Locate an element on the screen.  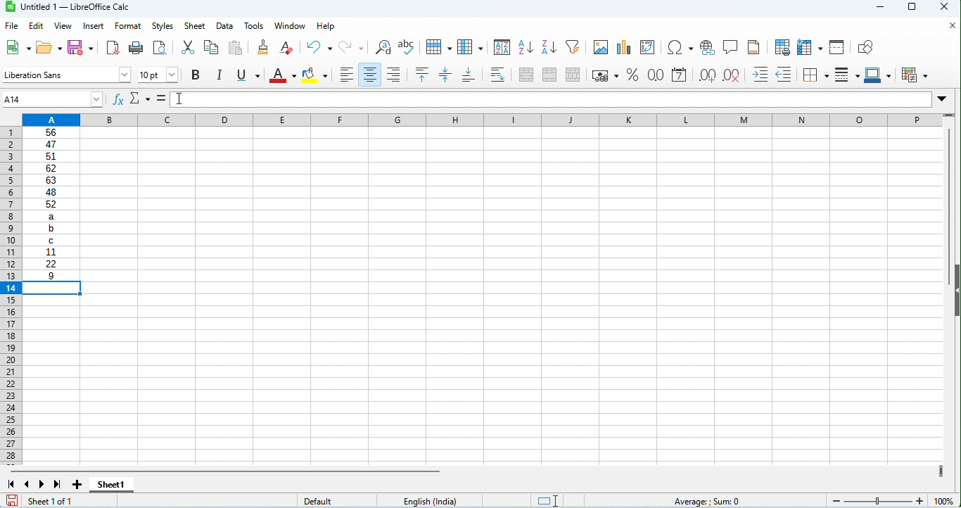
52 is located at coordinates (51, 204).